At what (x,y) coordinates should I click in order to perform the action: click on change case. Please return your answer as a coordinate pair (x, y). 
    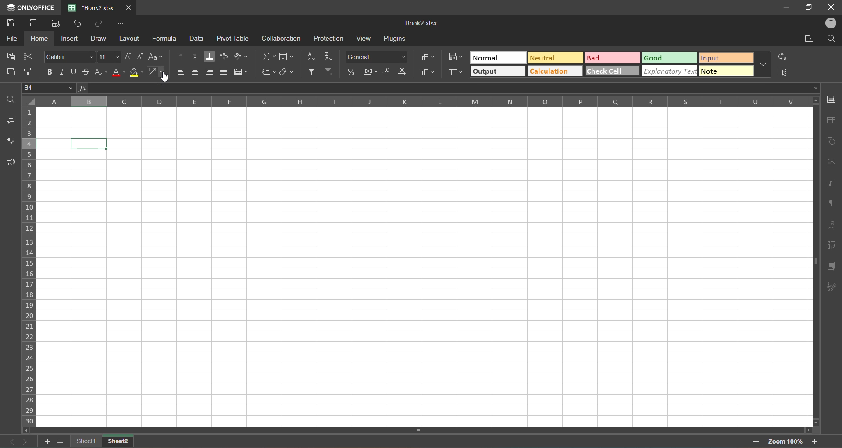
    Looking at the image, I should click on (155, 57).